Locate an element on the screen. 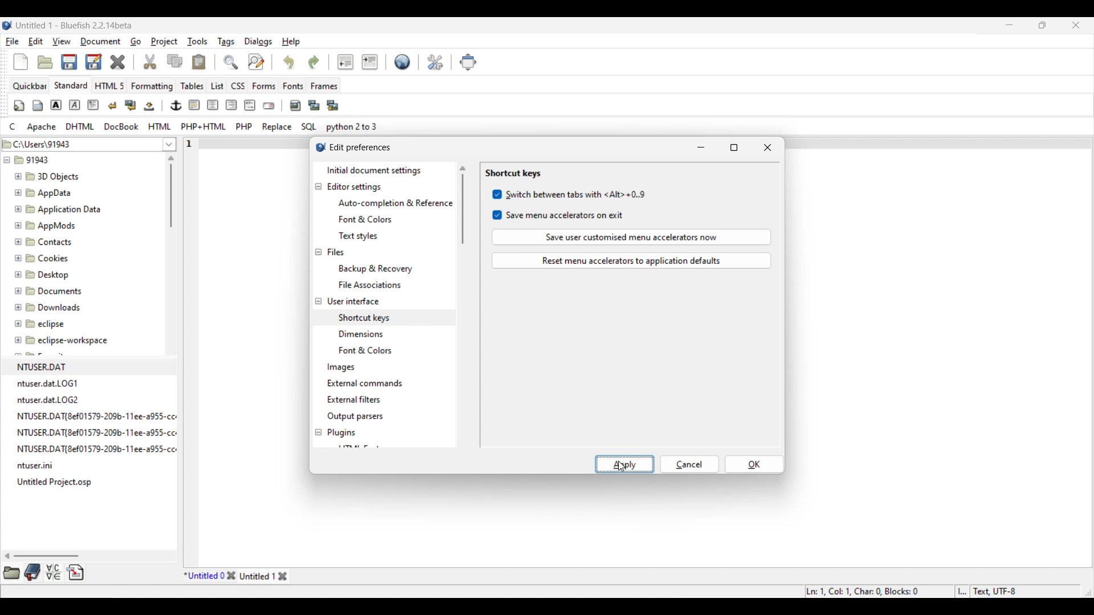  CSS is located at coordinates (239, 85).